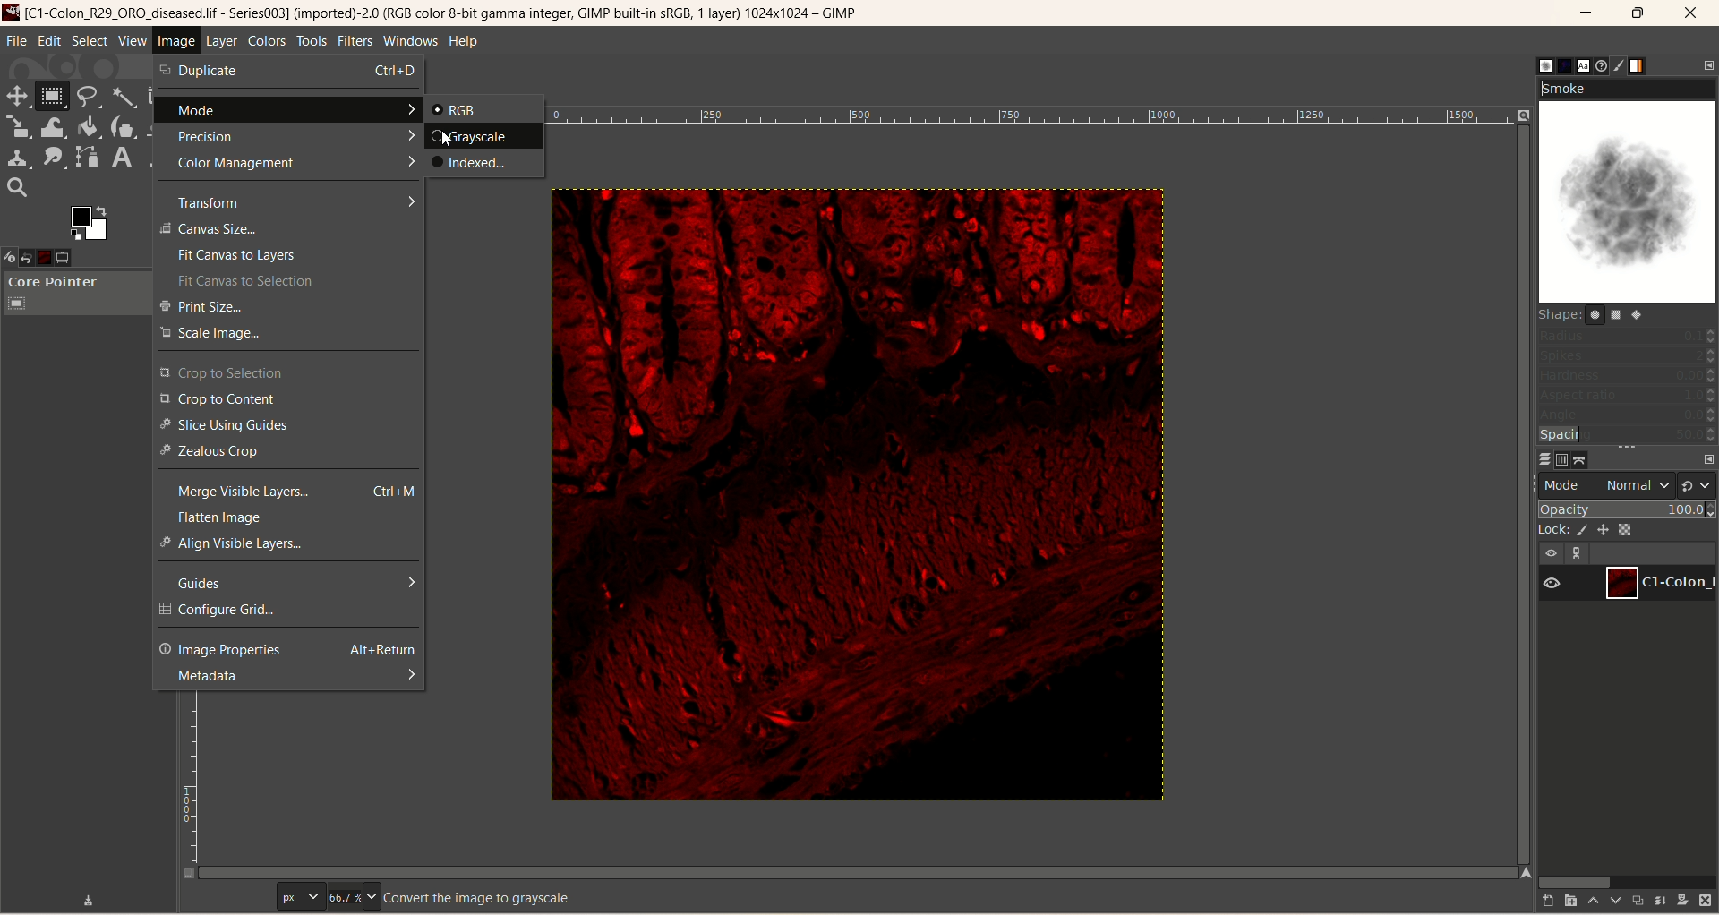  I want to click on crop to content, so click(286, 399).